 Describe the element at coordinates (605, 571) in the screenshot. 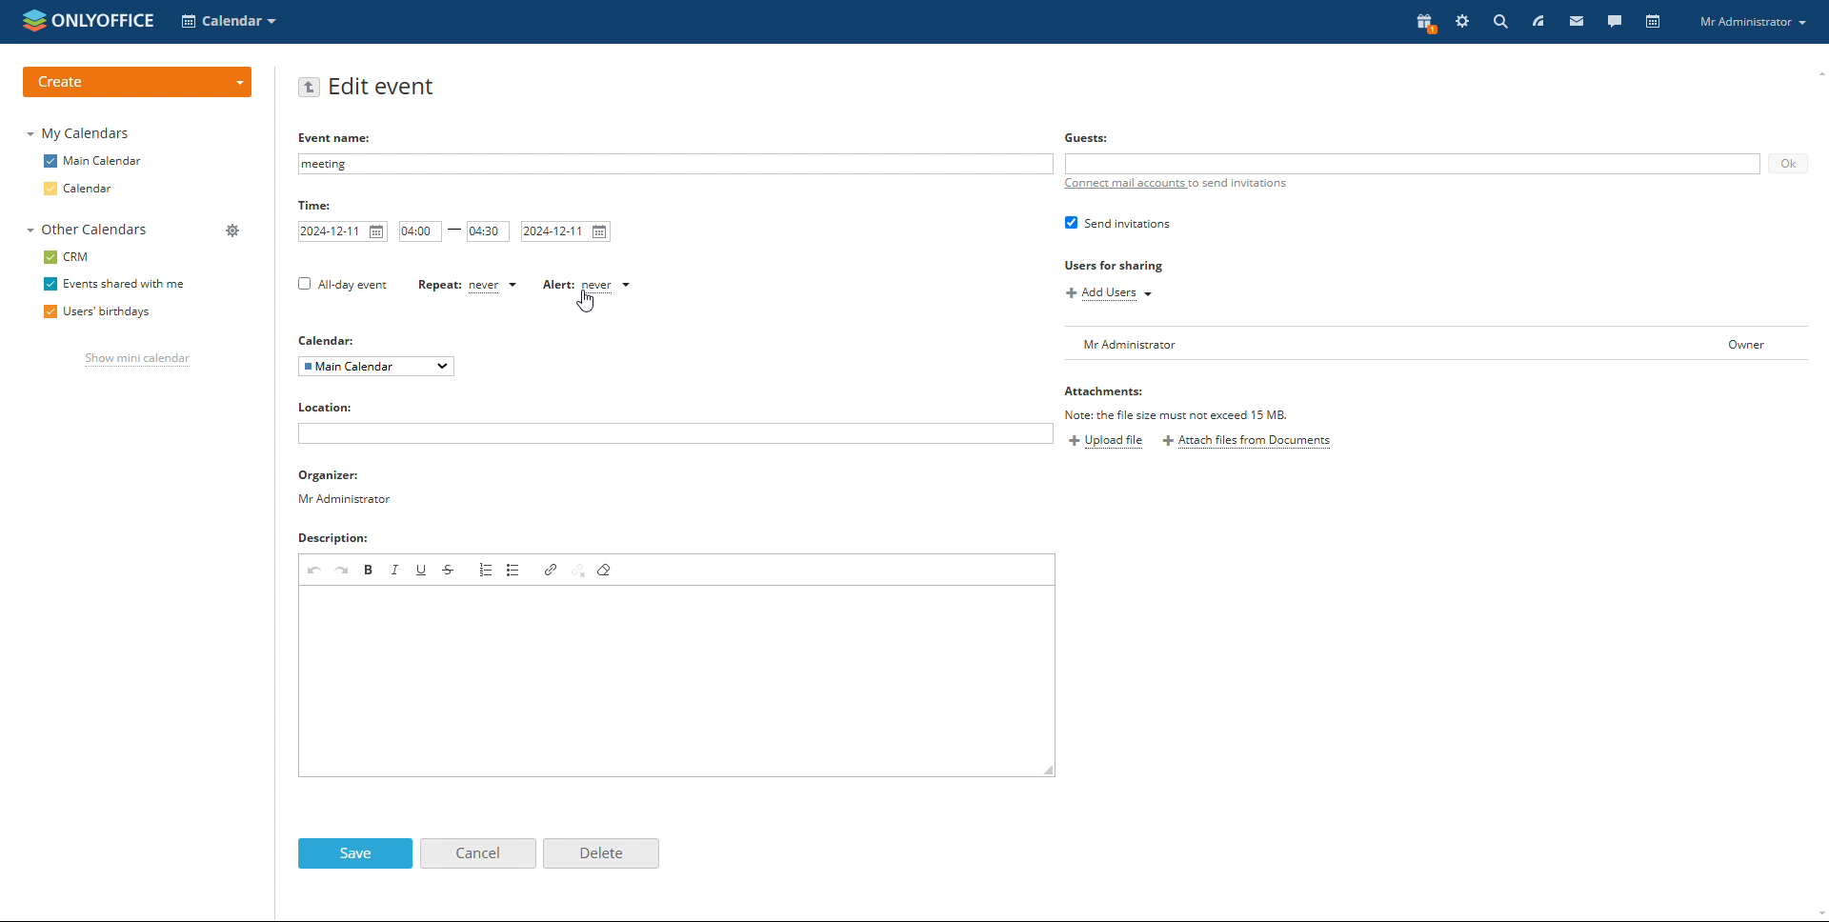

I see `remove format` at that location.